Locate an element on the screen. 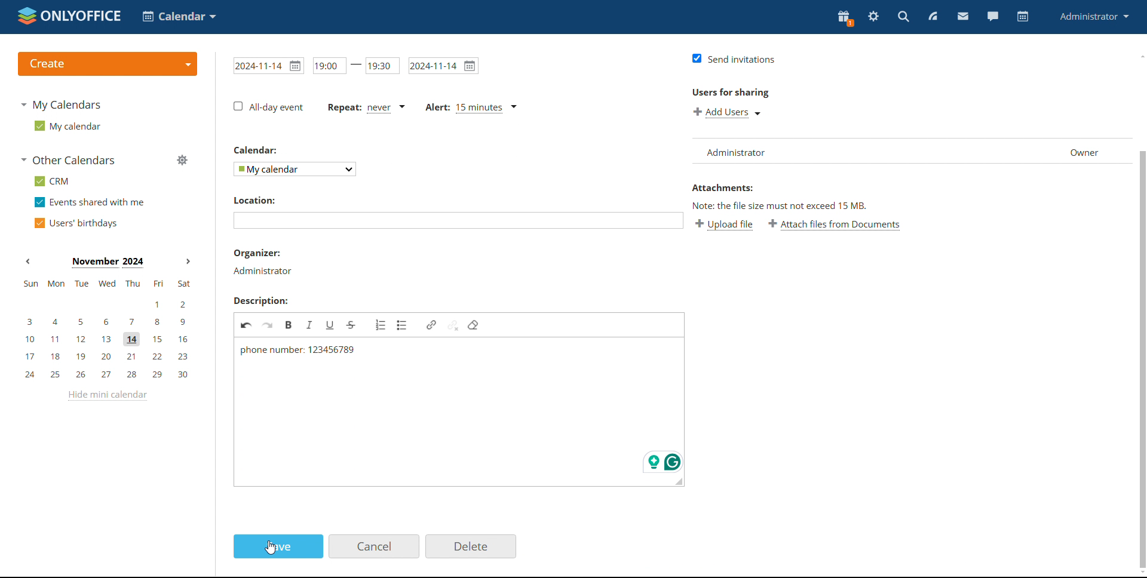  link is located at coordinates (430, 326).